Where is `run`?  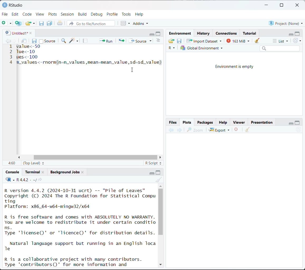
run is located at coordinates (105, 40).